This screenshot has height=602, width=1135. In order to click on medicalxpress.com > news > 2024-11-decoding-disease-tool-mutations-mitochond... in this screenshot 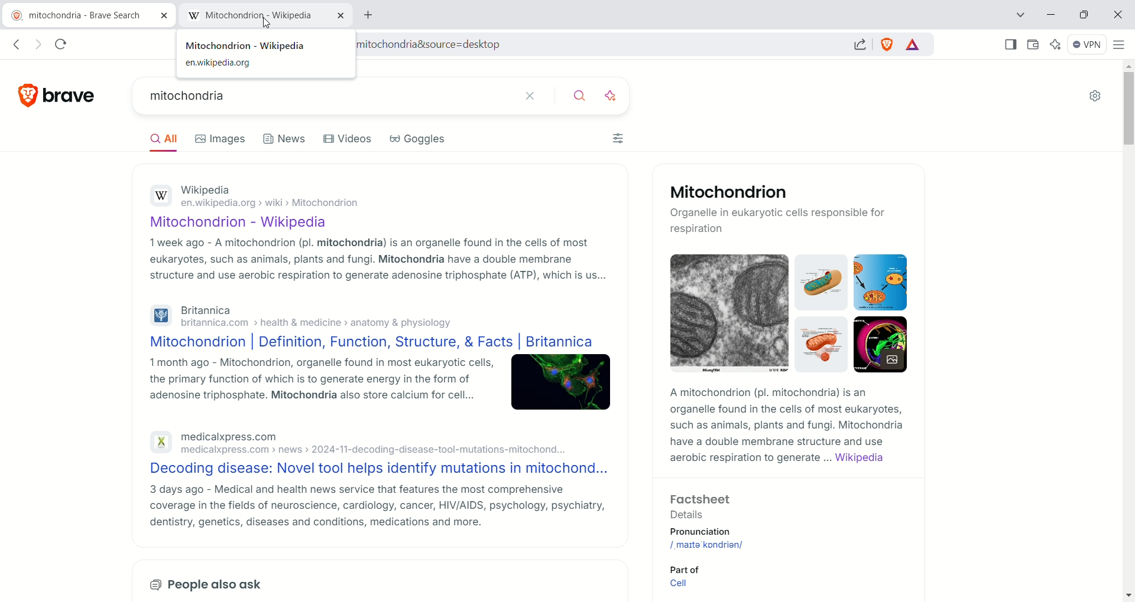, I will do `click(378, 450)`.